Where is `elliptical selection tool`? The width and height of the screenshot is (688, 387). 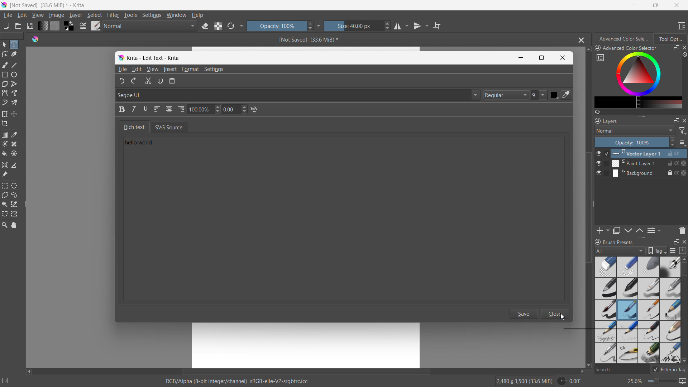 elliptical selection tool is located at coordinates (14, 186).